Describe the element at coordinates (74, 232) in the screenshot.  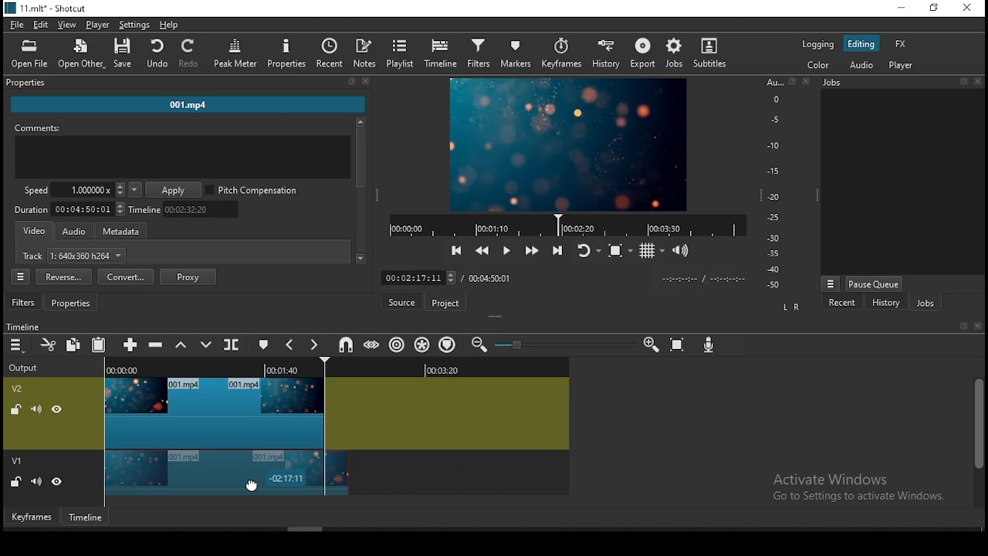
I see `audio` at that location.